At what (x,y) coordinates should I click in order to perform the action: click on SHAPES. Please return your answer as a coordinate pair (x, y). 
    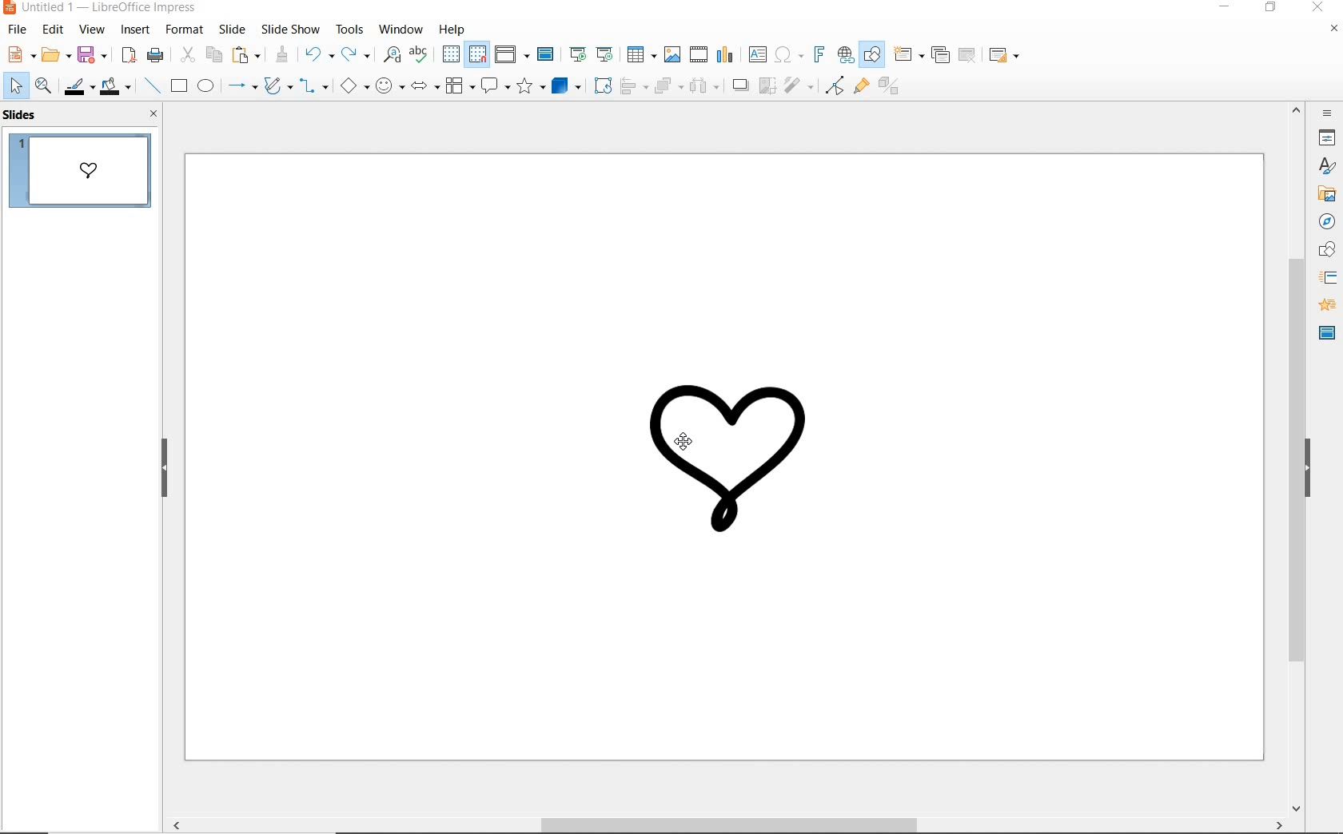
    Looking at the image, I should click on (1329, 251).